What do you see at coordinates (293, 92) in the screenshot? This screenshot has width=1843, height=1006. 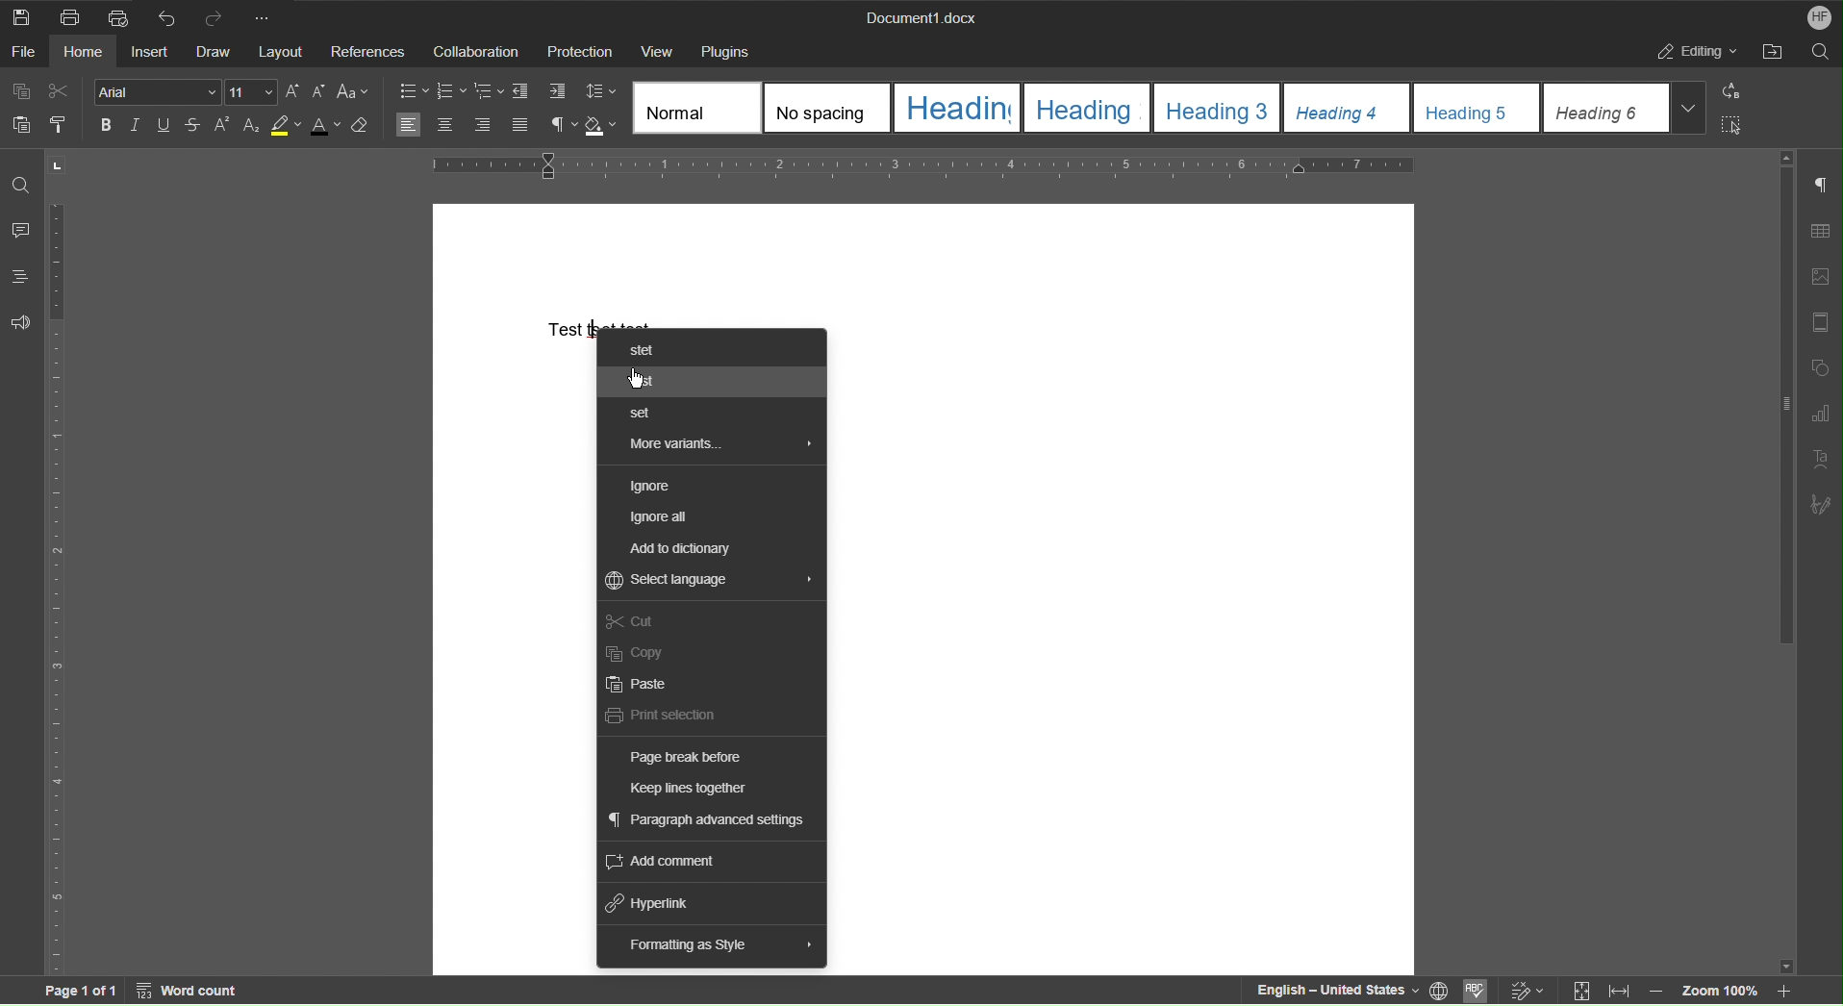 I see `Increase Font Size` at bounding box center [293, 92].